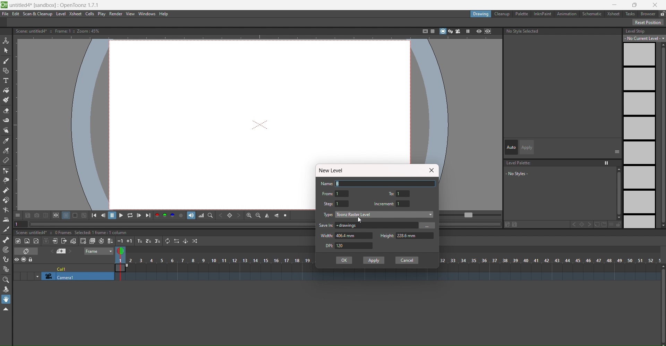 The width and height of the screenshot is (666, 346). I want to click on new raster level, so click(27, 242).